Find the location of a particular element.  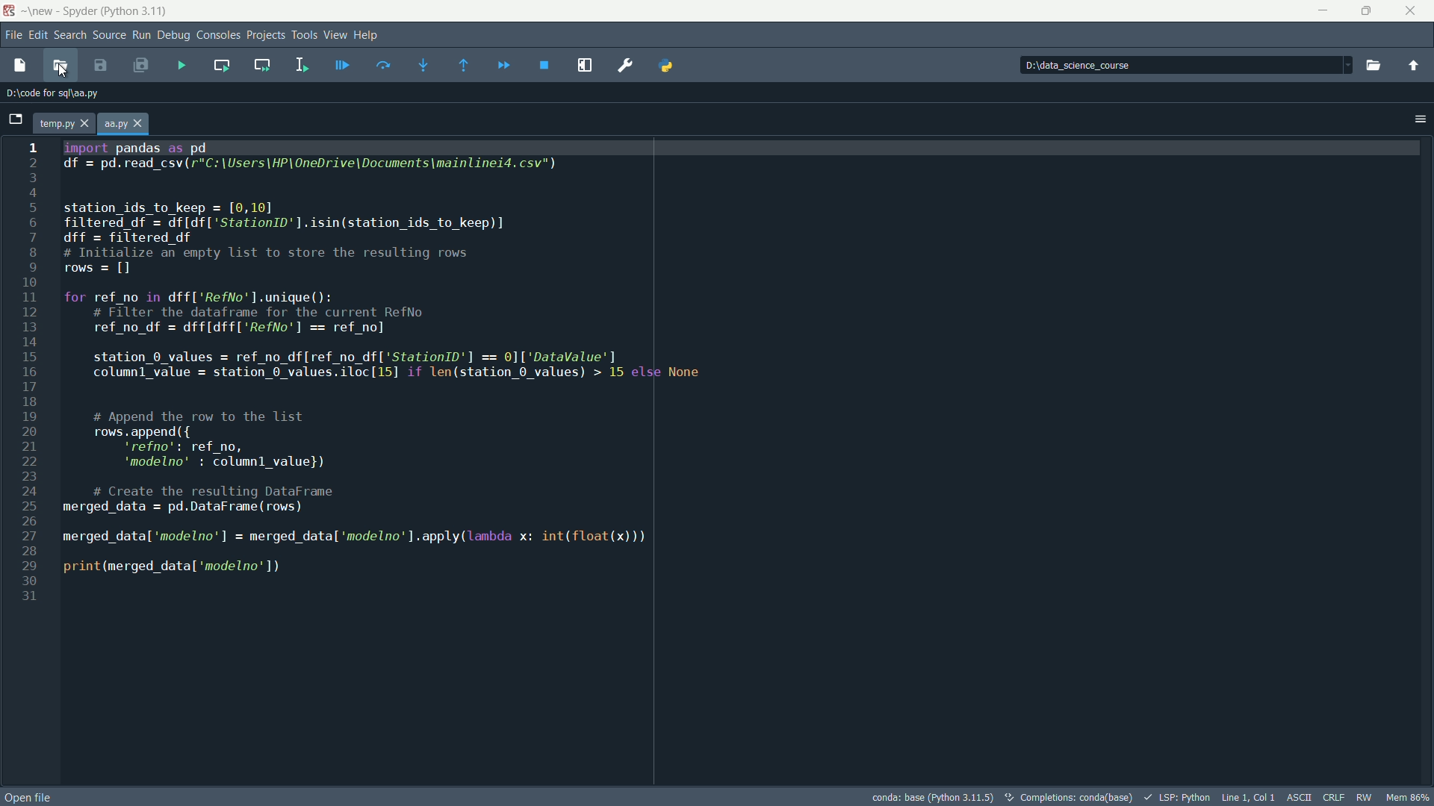

run file is located at coordinates (187, 64).